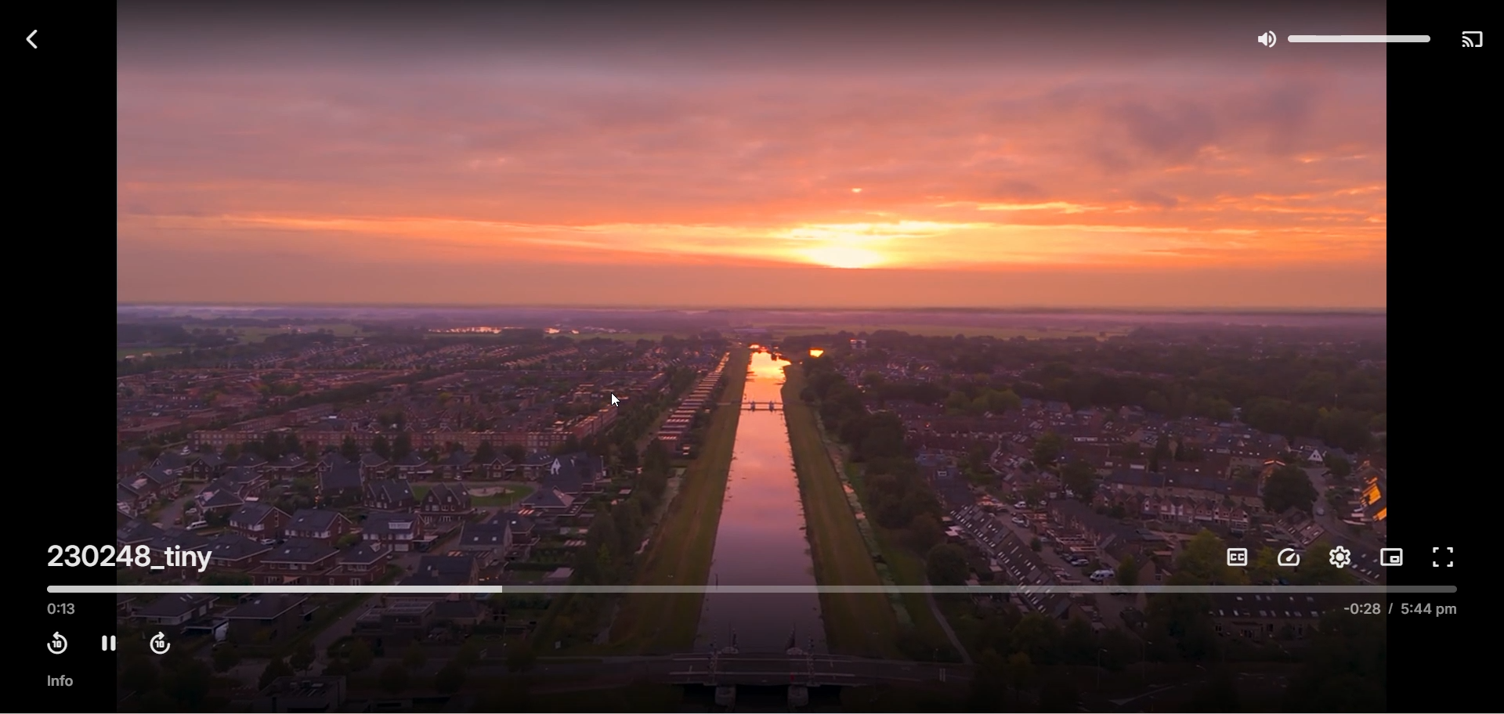 This screenshot has width=1504, height=714. Describe the element at coordinates (758, 299) in the screenshot. I see `video` at that location.